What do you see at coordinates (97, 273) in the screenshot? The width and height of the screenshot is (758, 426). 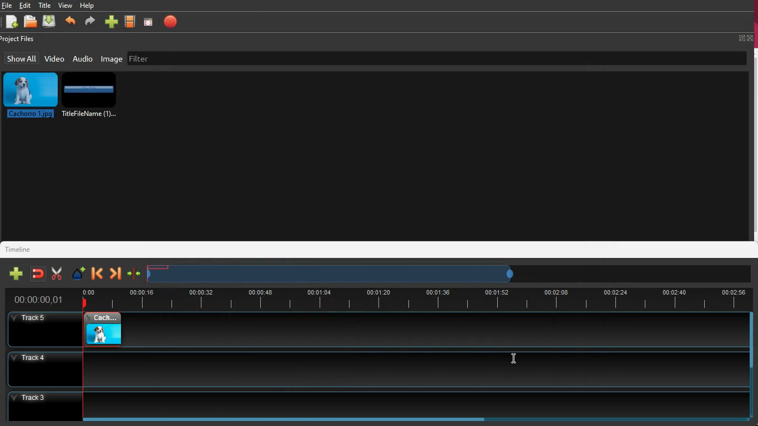 I see `back` at bounding box center [97, 273].